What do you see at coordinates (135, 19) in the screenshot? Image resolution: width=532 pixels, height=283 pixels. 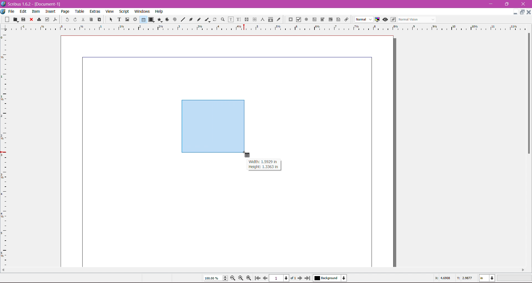 I see `Render Frame` at bounding box center [135, 19].